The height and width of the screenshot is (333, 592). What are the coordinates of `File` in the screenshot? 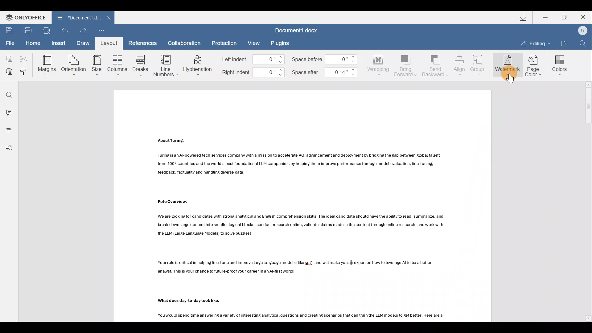 It's located at (9, 43).